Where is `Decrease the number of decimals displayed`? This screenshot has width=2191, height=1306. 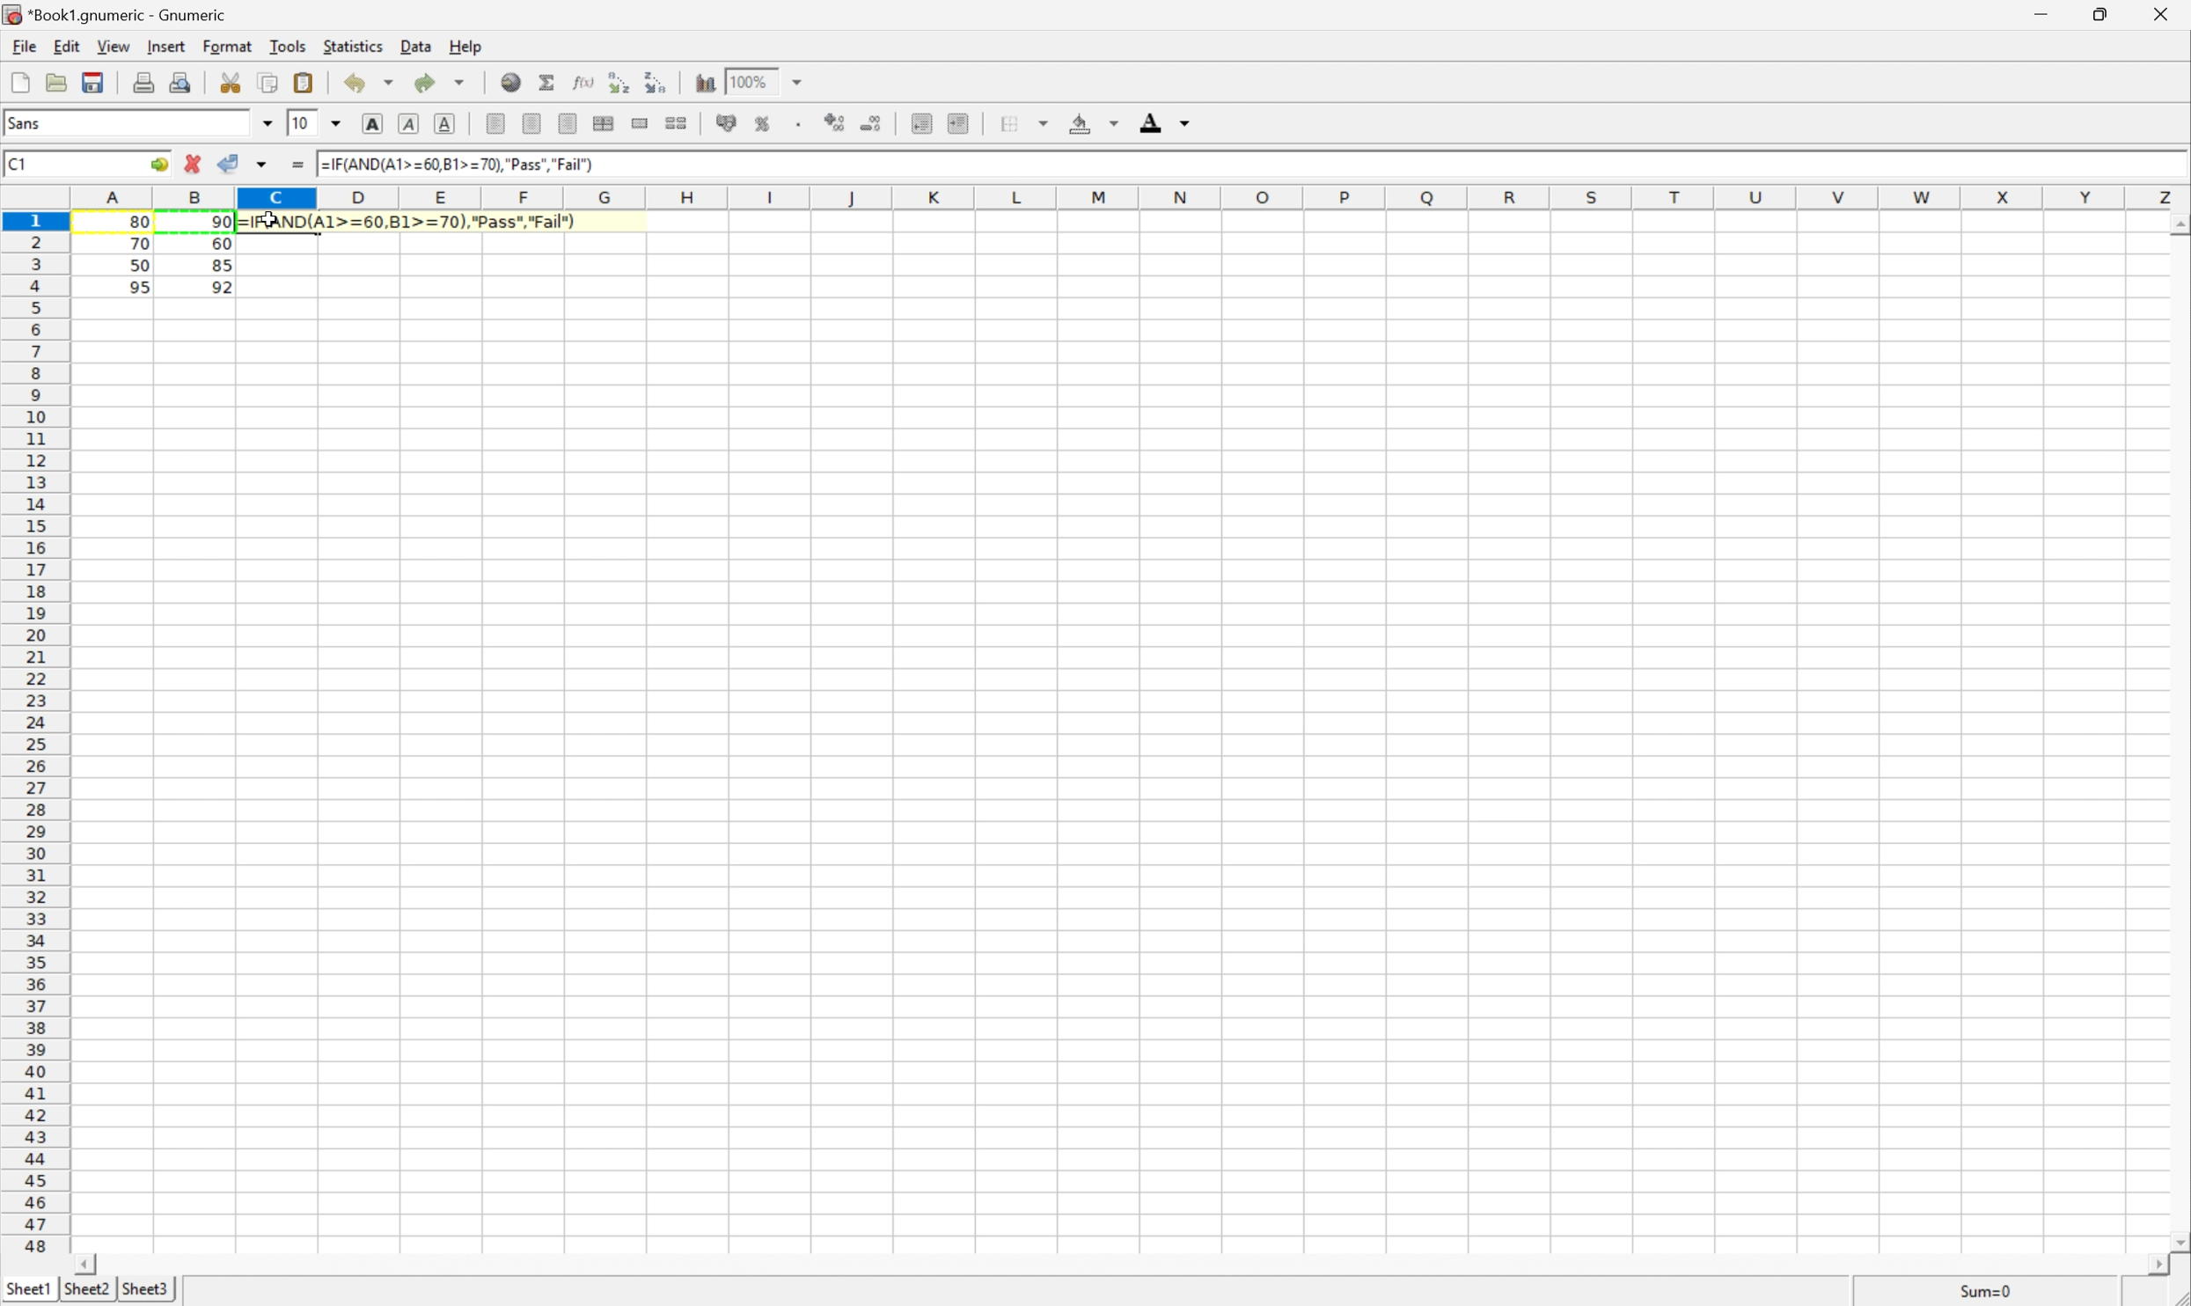
Decrease the number of decimals displayed is located at coordinates (876, 122).